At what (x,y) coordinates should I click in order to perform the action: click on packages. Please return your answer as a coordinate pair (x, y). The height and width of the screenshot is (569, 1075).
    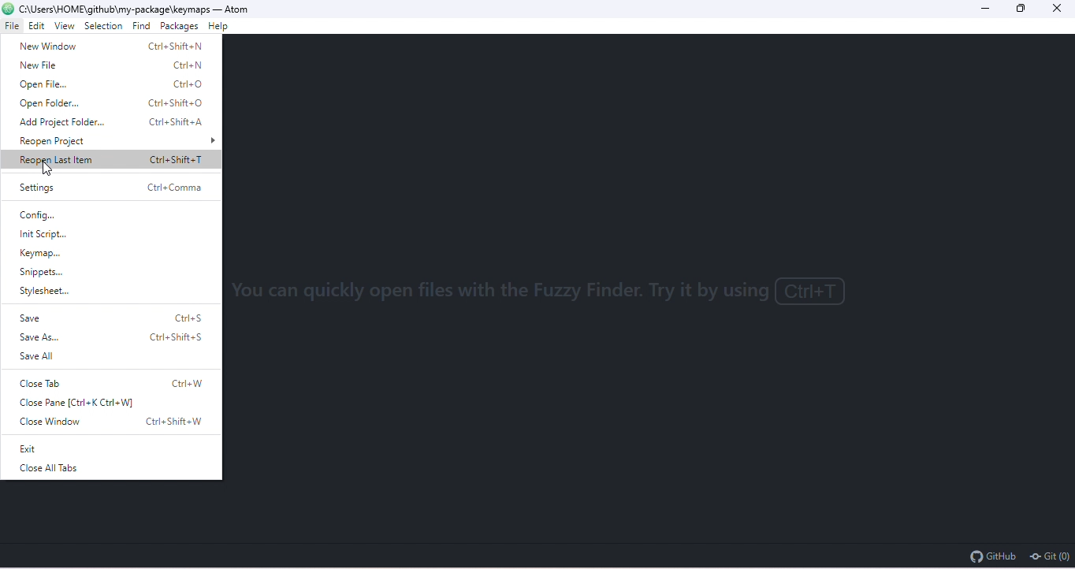
    Looking at the image, I should click on (180, 25).